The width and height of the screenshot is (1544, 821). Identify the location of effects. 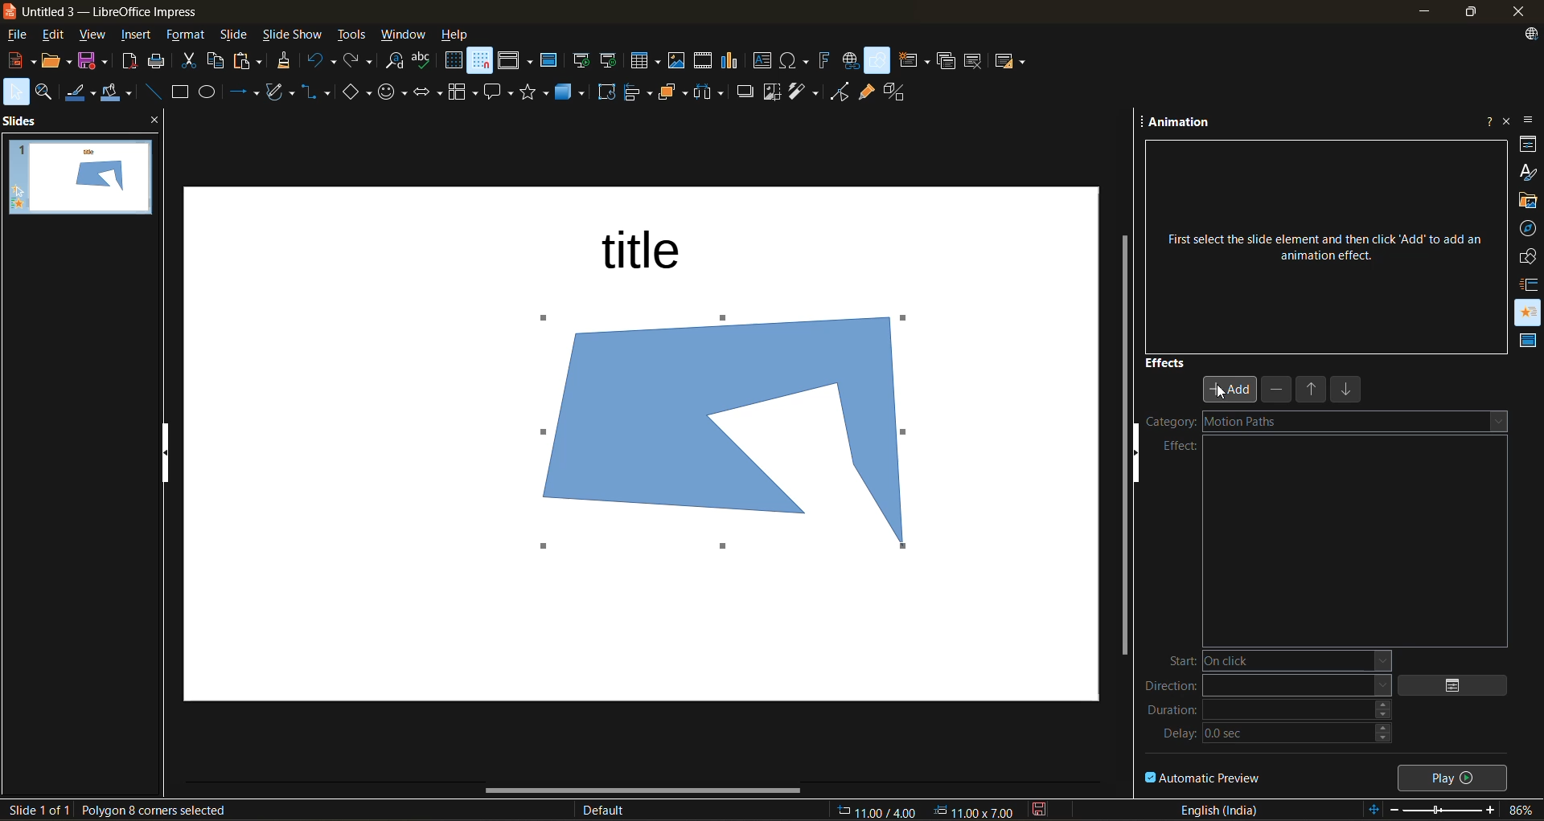
(1172, 361).